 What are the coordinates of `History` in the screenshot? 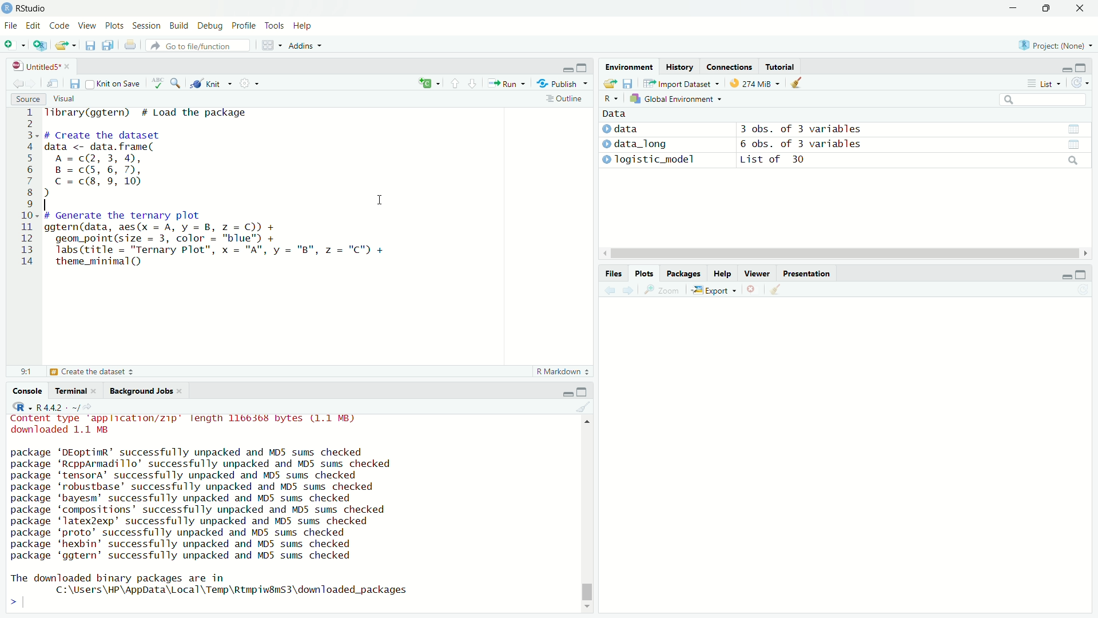 It's located at (679, 67).